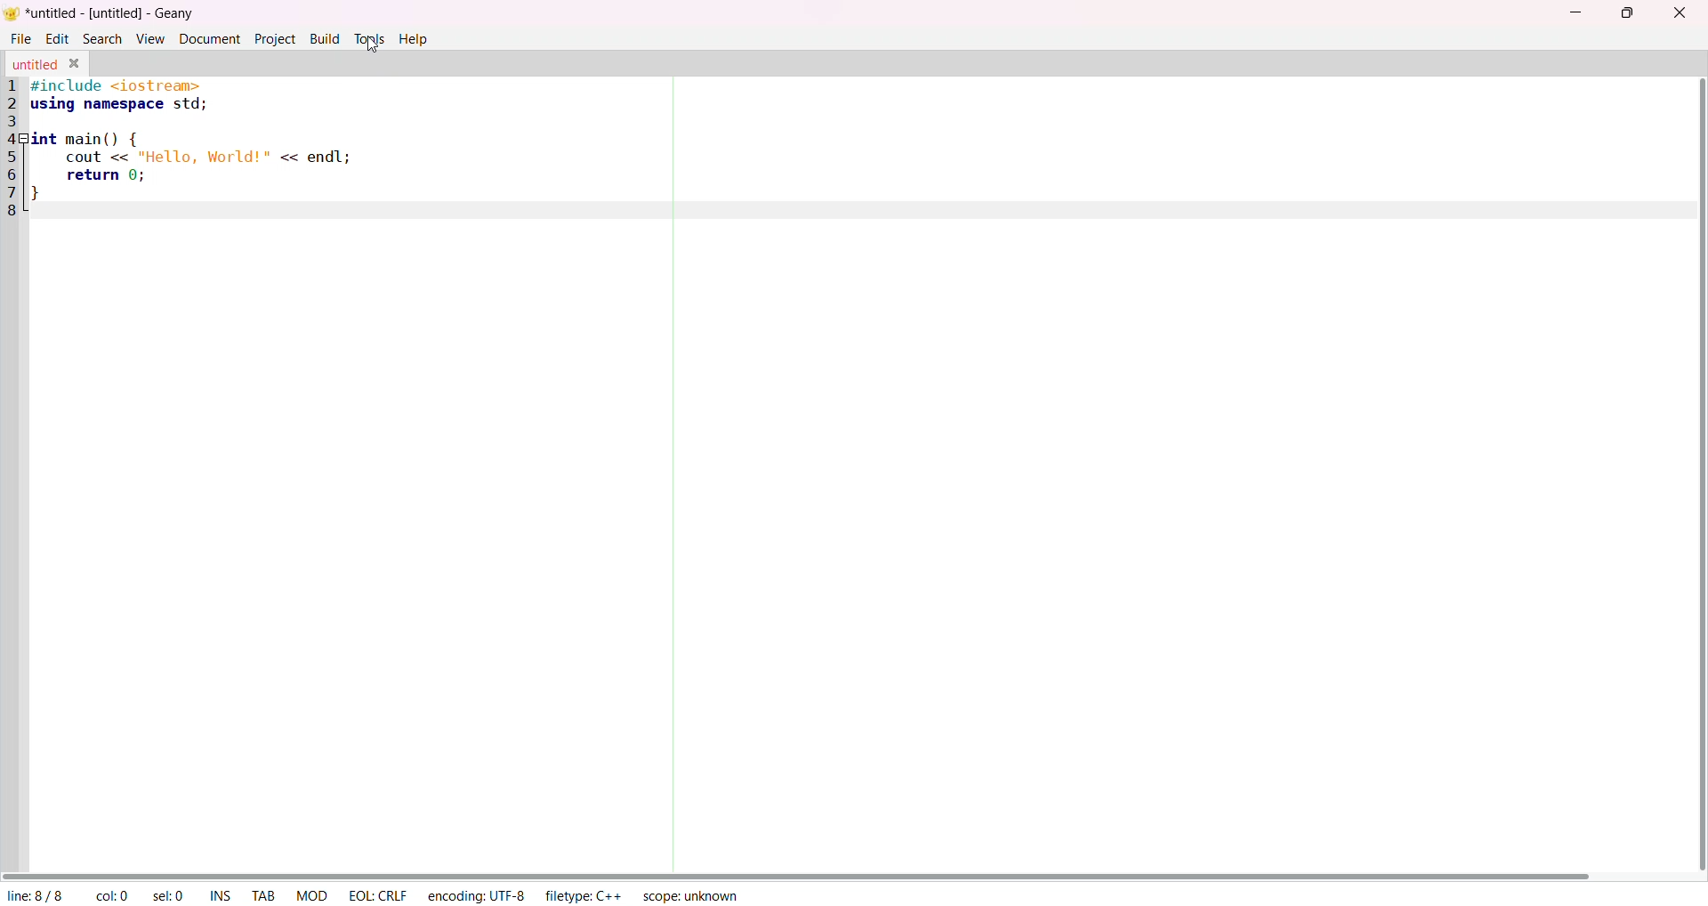  Describe the element at coordinates (324, 38) in the screenshot. I see `Build` at that location.